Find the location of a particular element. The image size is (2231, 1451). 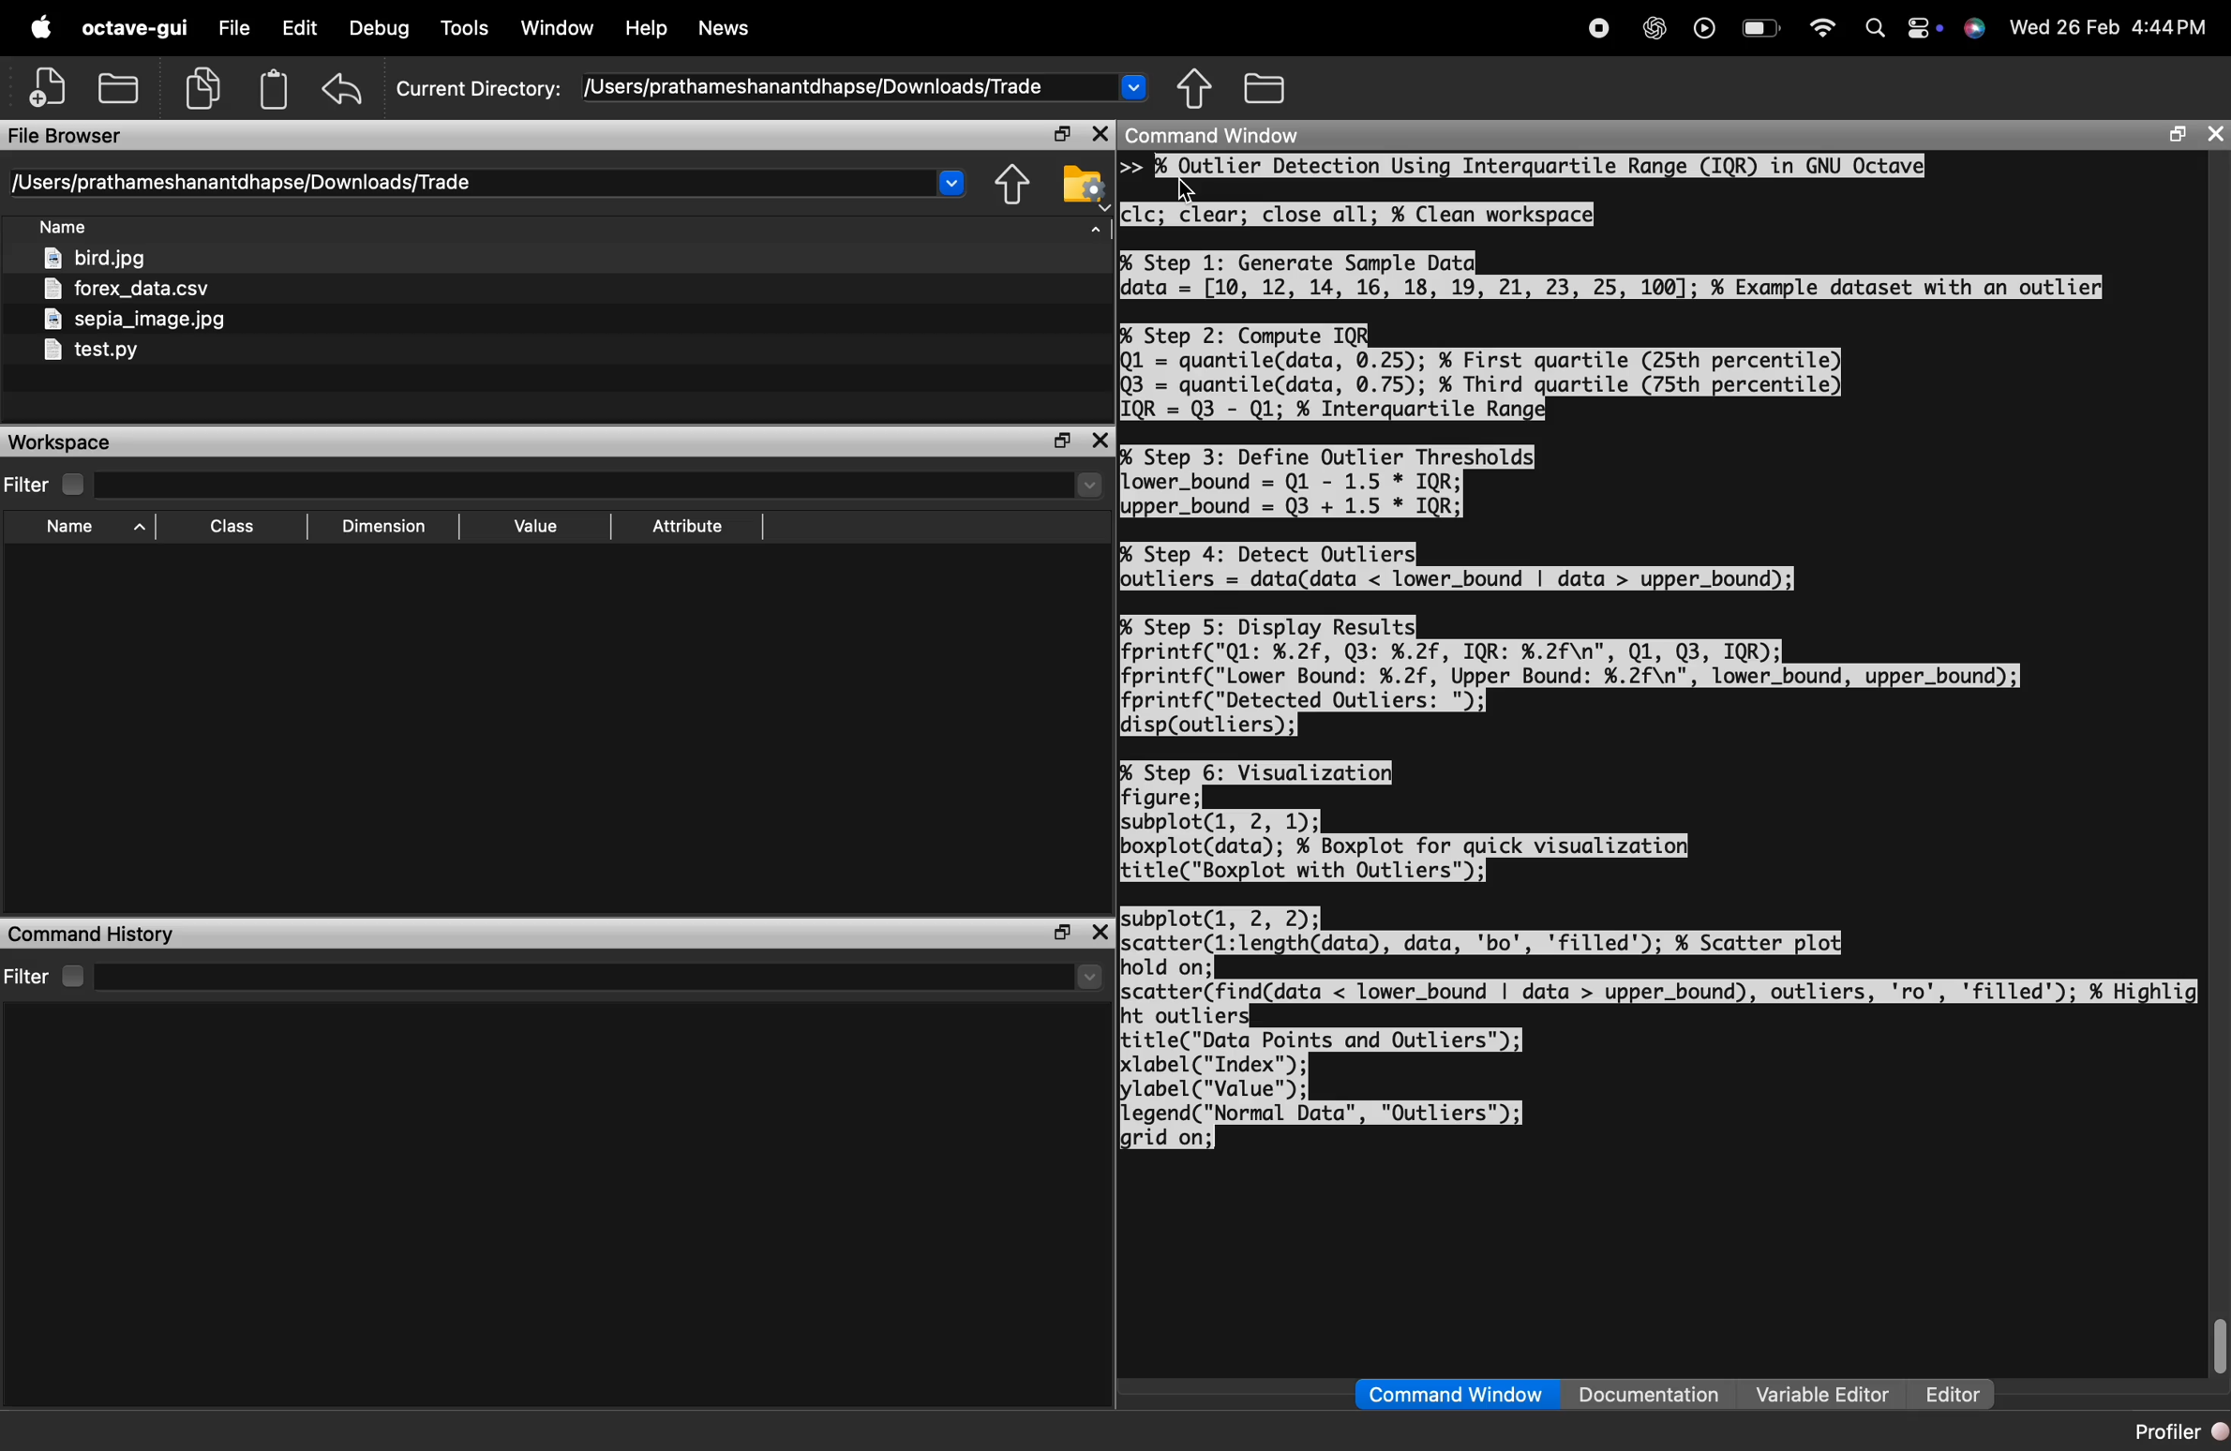

wifi is located at coordinates (1823, 30).